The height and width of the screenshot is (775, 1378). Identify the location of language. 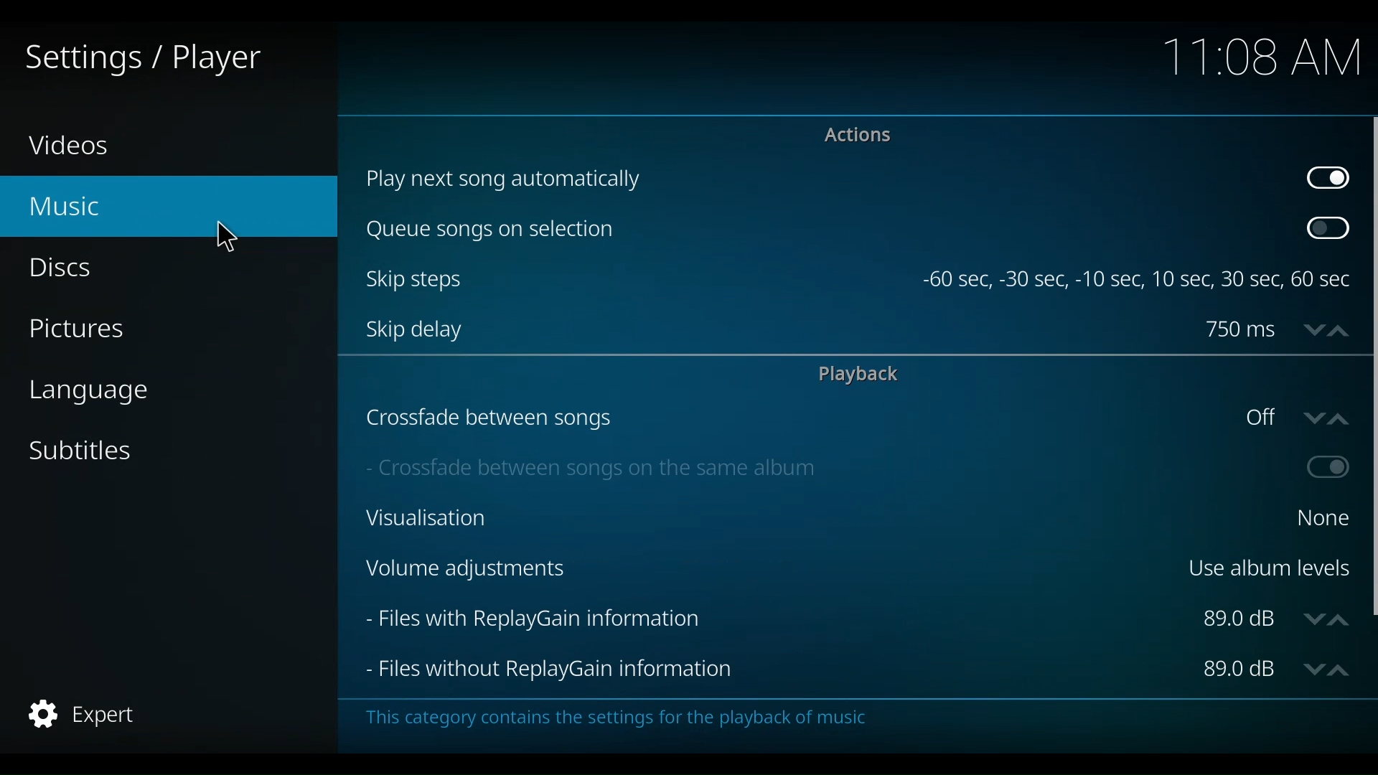
(95, 395).